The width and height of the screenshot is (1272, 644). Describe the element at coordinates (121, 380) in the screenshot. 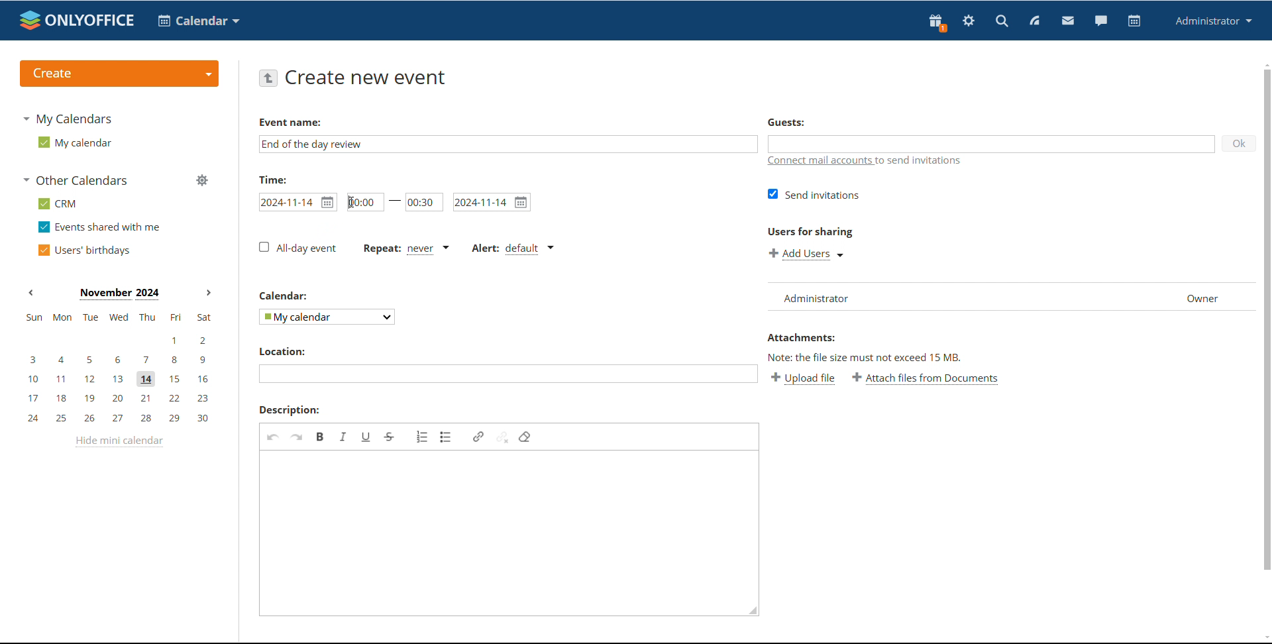

I see `10, 11, 12, 13, 14, 15, 16` at that location.